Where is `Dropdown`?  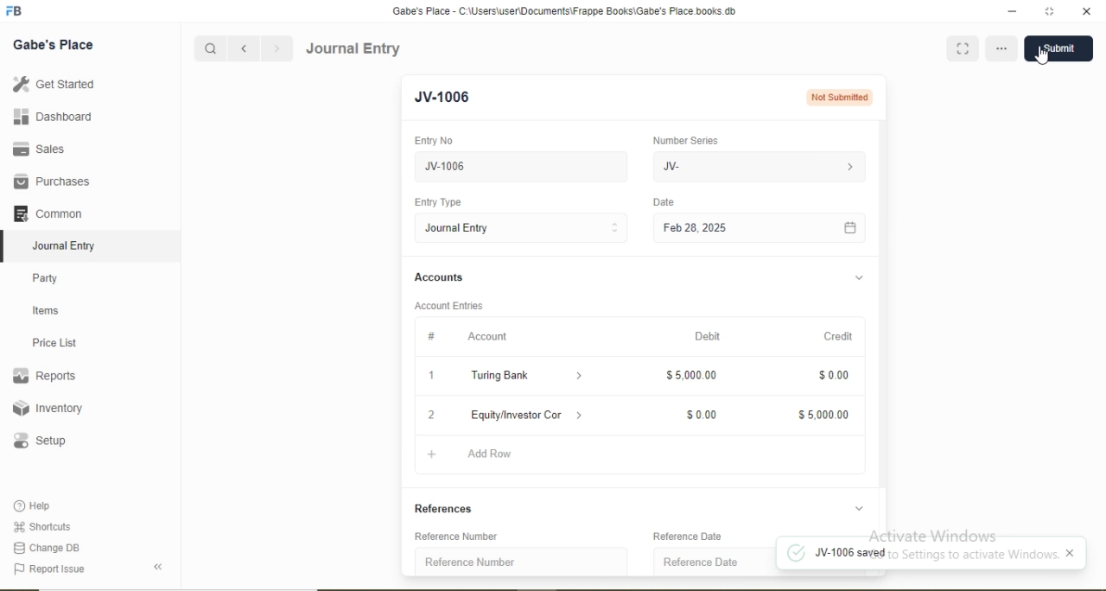 Dropdown is located at coordinates (581, 414).